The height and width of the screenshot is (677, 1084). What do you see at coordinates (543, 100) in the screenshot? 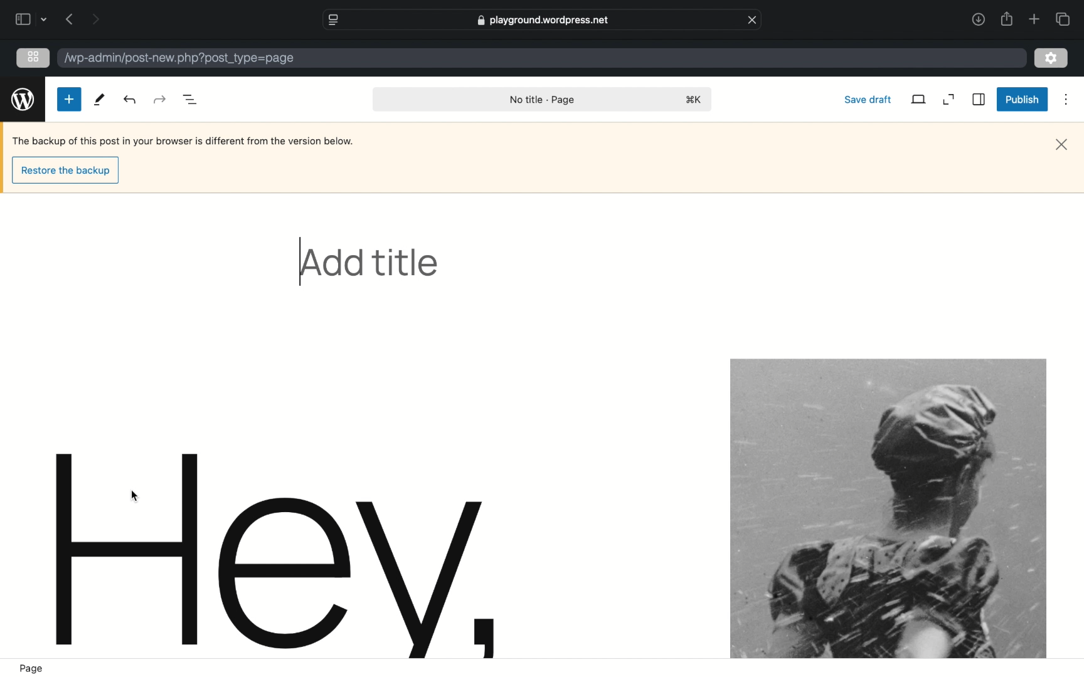
I see `no title - page` at bounding box center [543, 100].